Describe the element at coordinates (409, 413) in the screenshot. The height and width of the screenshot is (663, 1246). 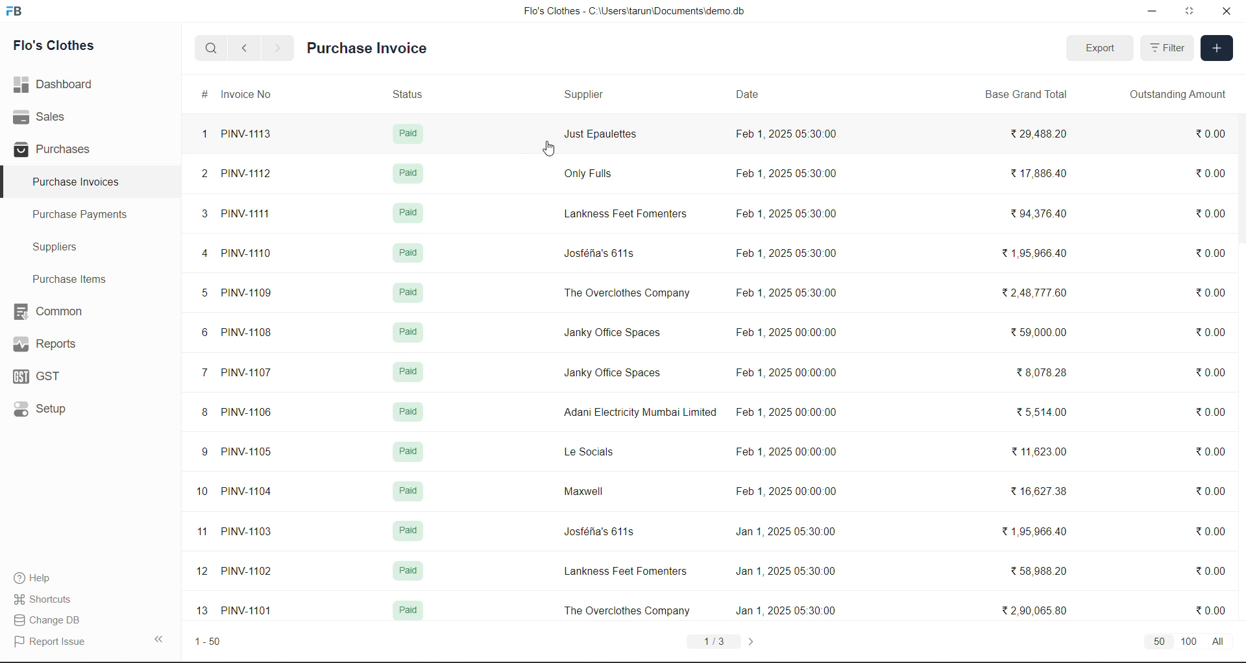
I see `Paid` at that location.